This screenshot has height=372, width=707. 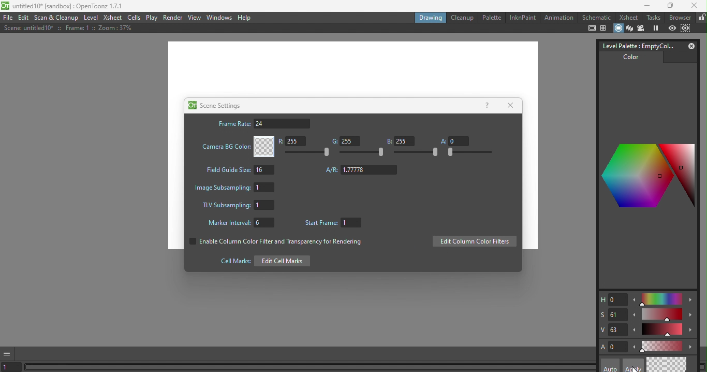 I want to click on Sub-camera preview, so click(x=686, y=27).